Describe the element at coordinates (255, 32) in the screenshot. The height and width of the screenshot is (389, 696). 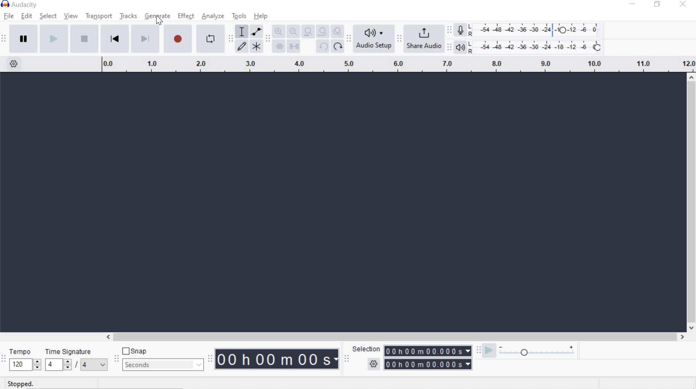
I see `Envelope tool` at that location.